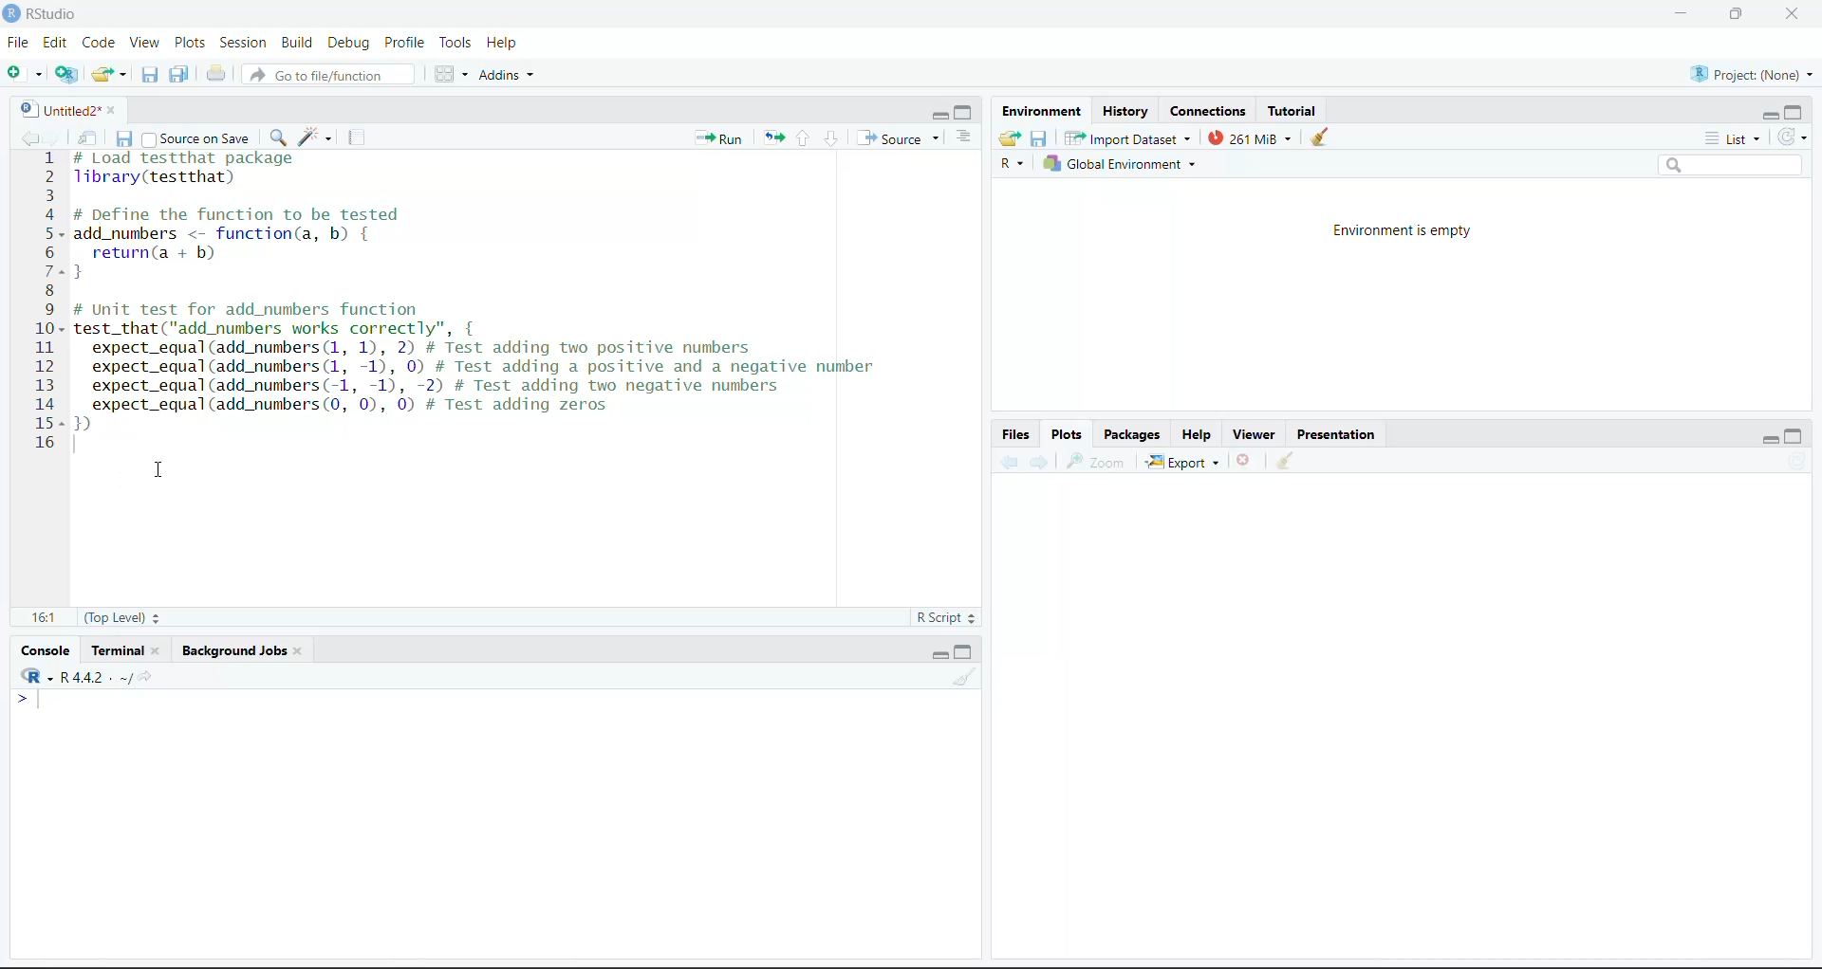 This screenshot has width=1822, height=969. Describe the element at coordinates (51, 14) in the screenshot. I see `RStudio` at that location.